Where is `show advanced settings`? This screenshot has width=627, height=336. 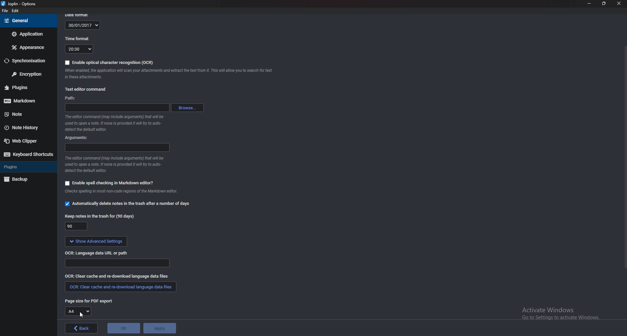
show advanced settings is located at coordinates (95, 242).